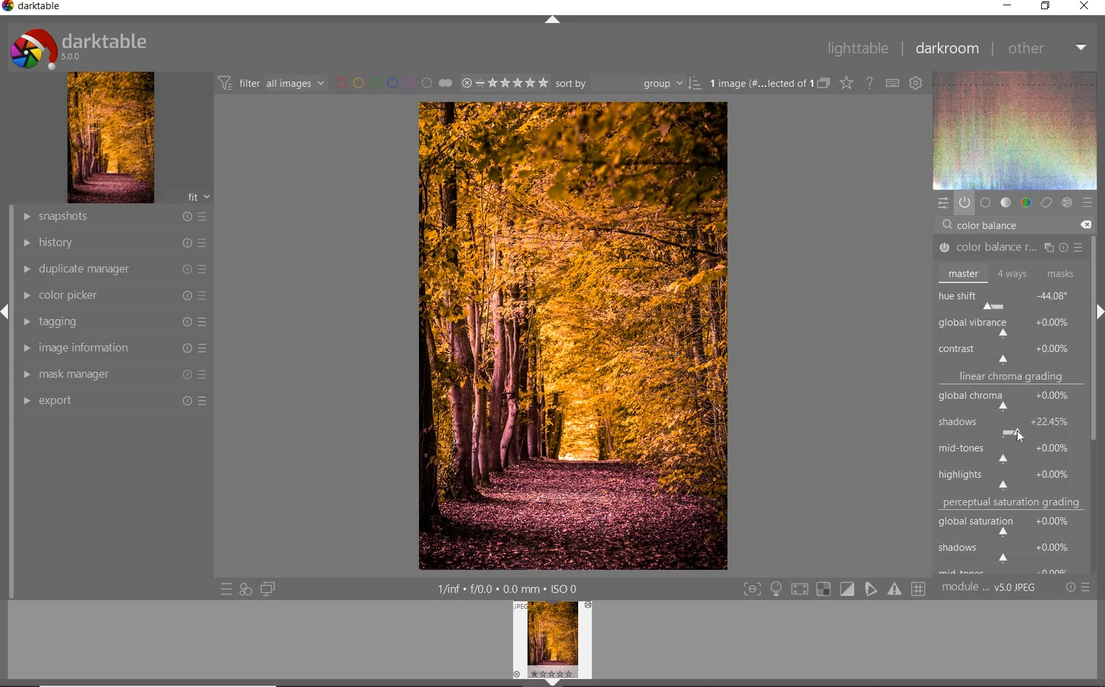  I want to click on change type of overlay, so click(846, 84).